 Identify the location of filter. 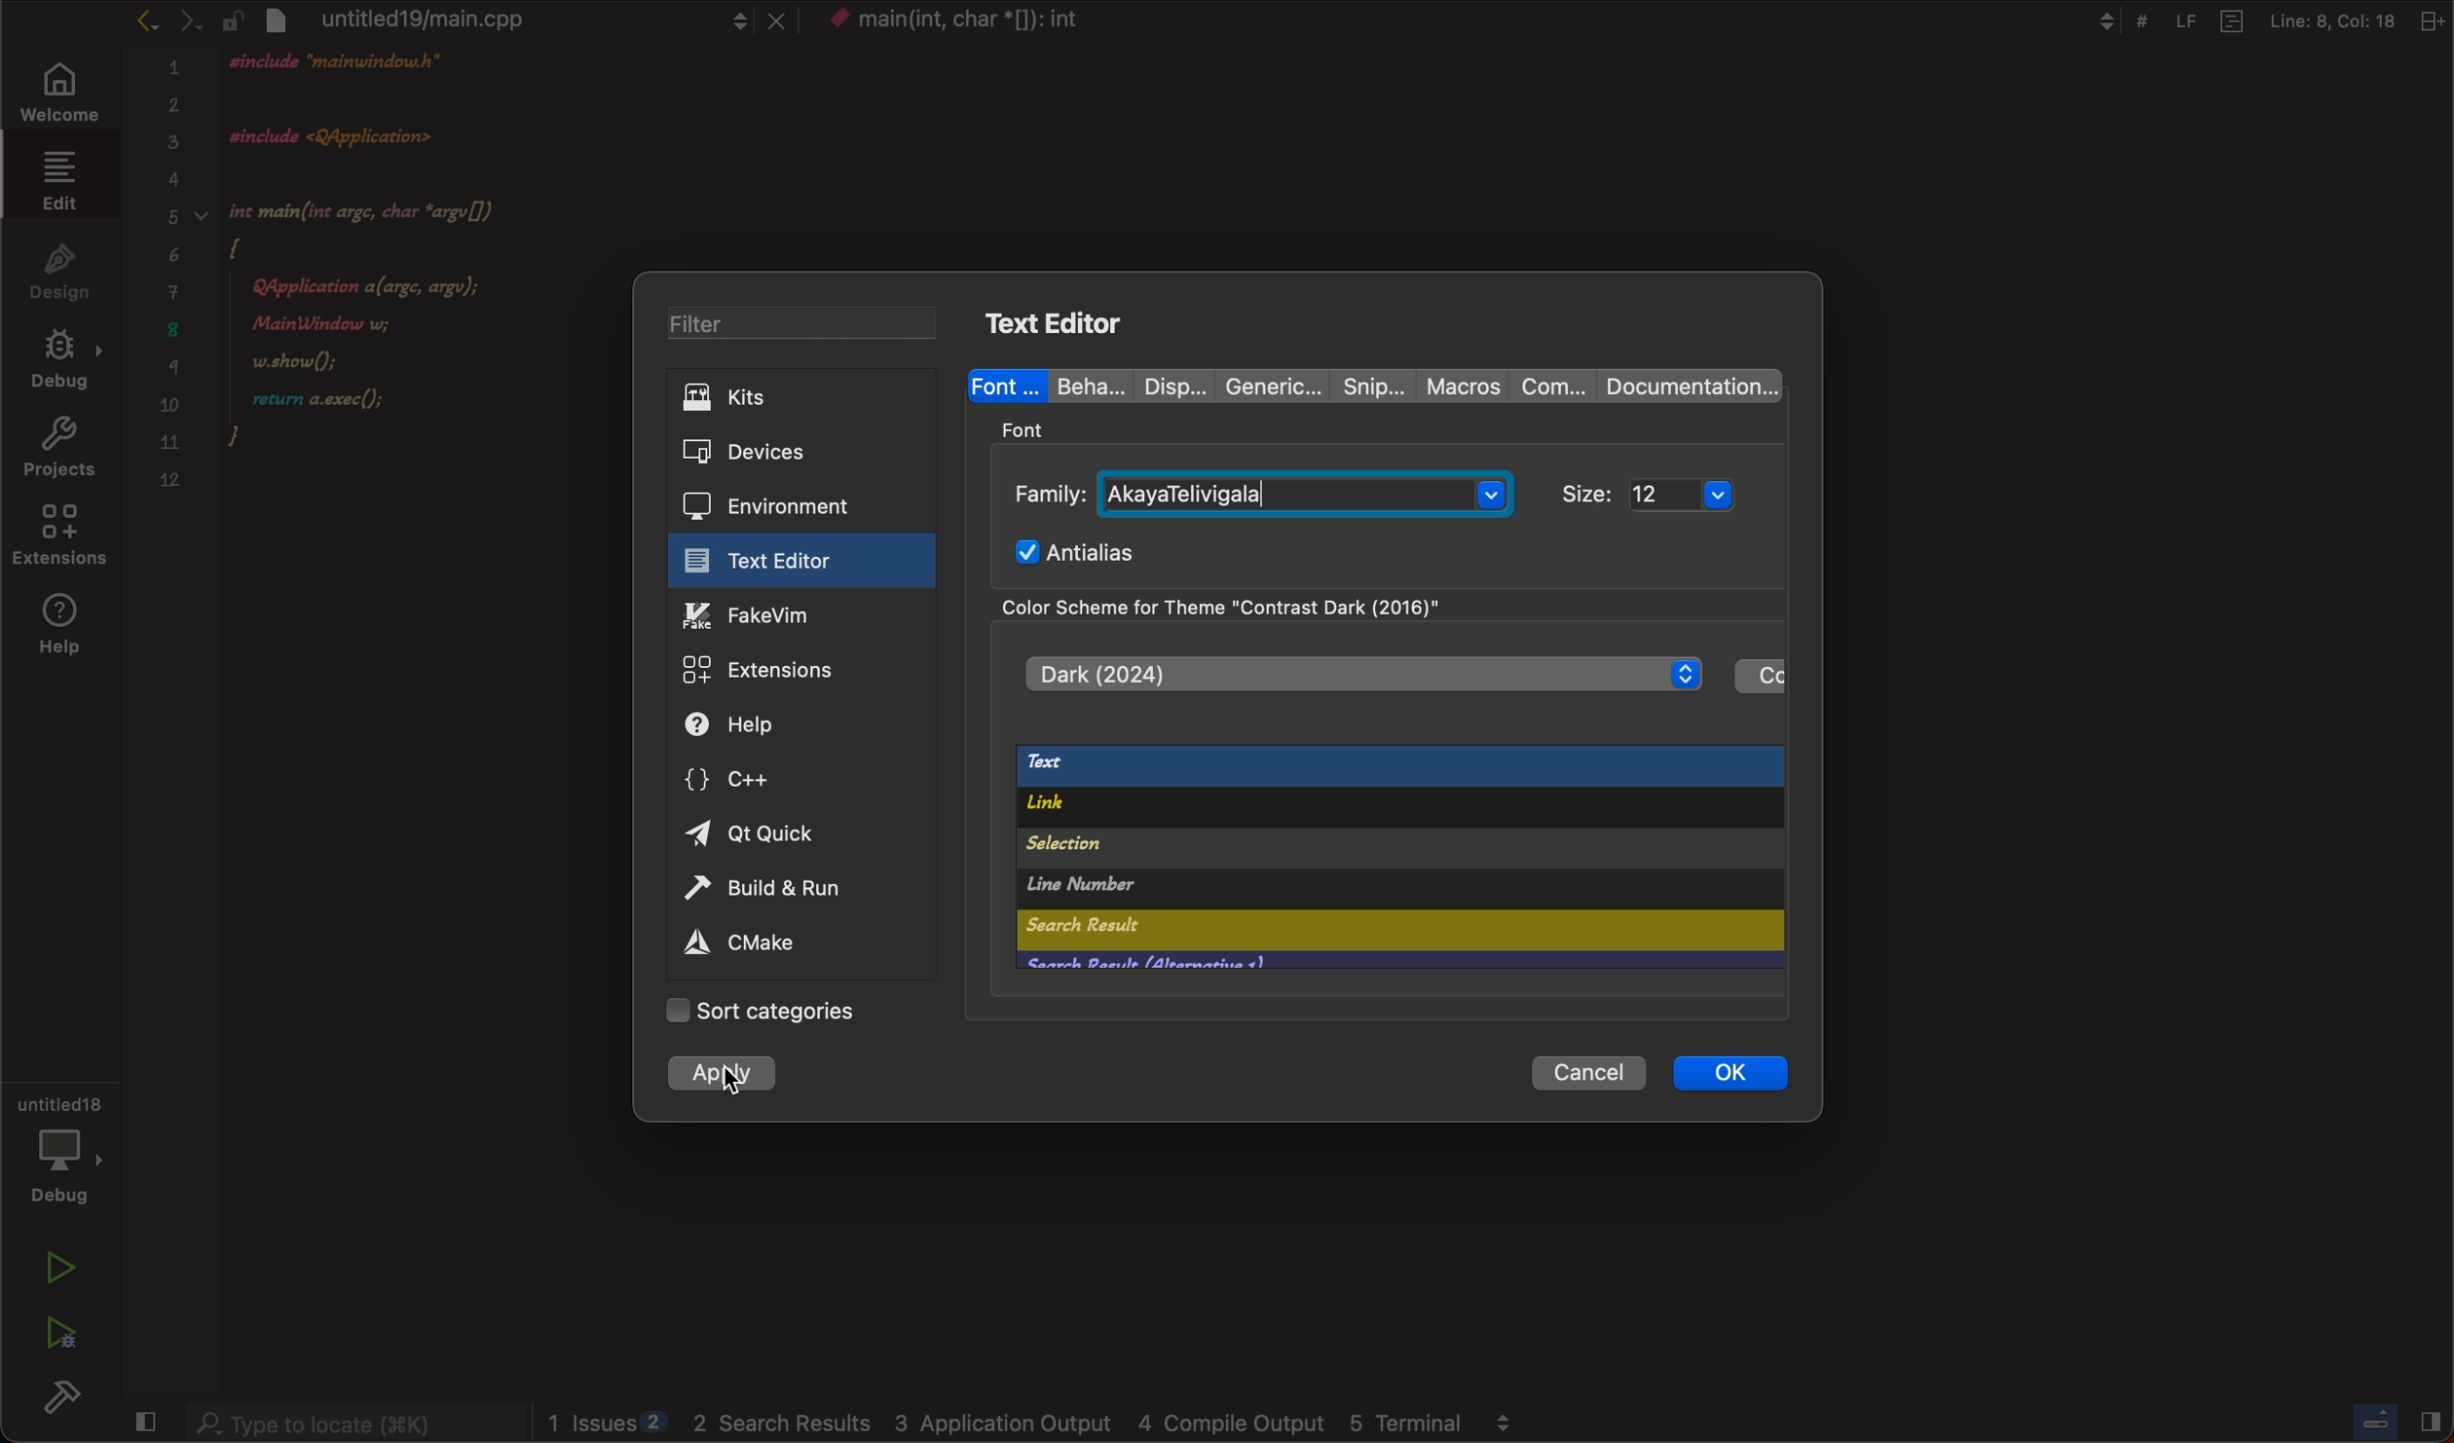
(805, 322).